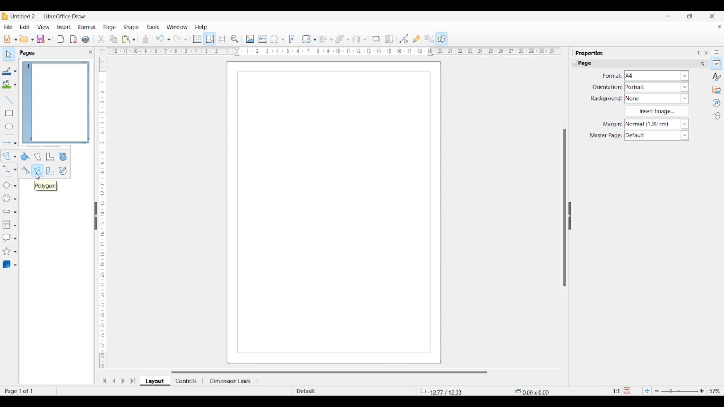 The image size is (724, 407). Describe the element at coordinates (16, 40) in the screenshot. I see `New document format options` at that location.